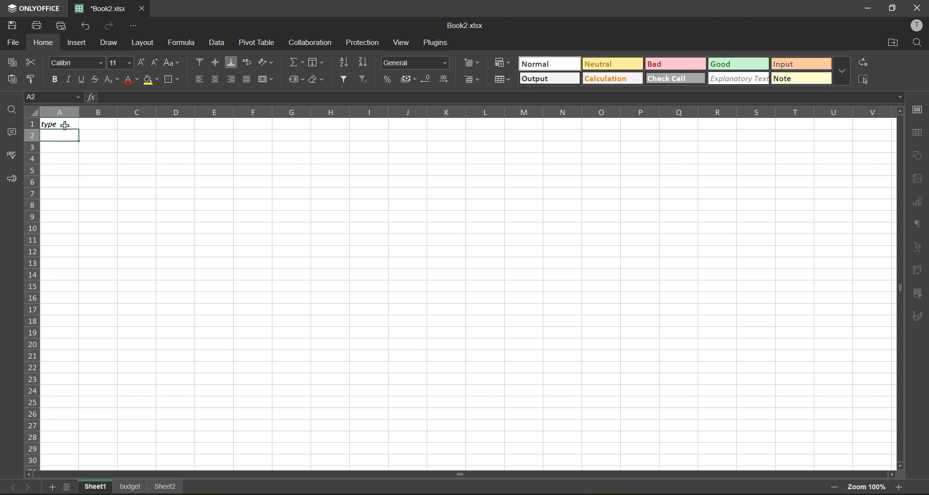  I want to click on good, so click(742, 64).